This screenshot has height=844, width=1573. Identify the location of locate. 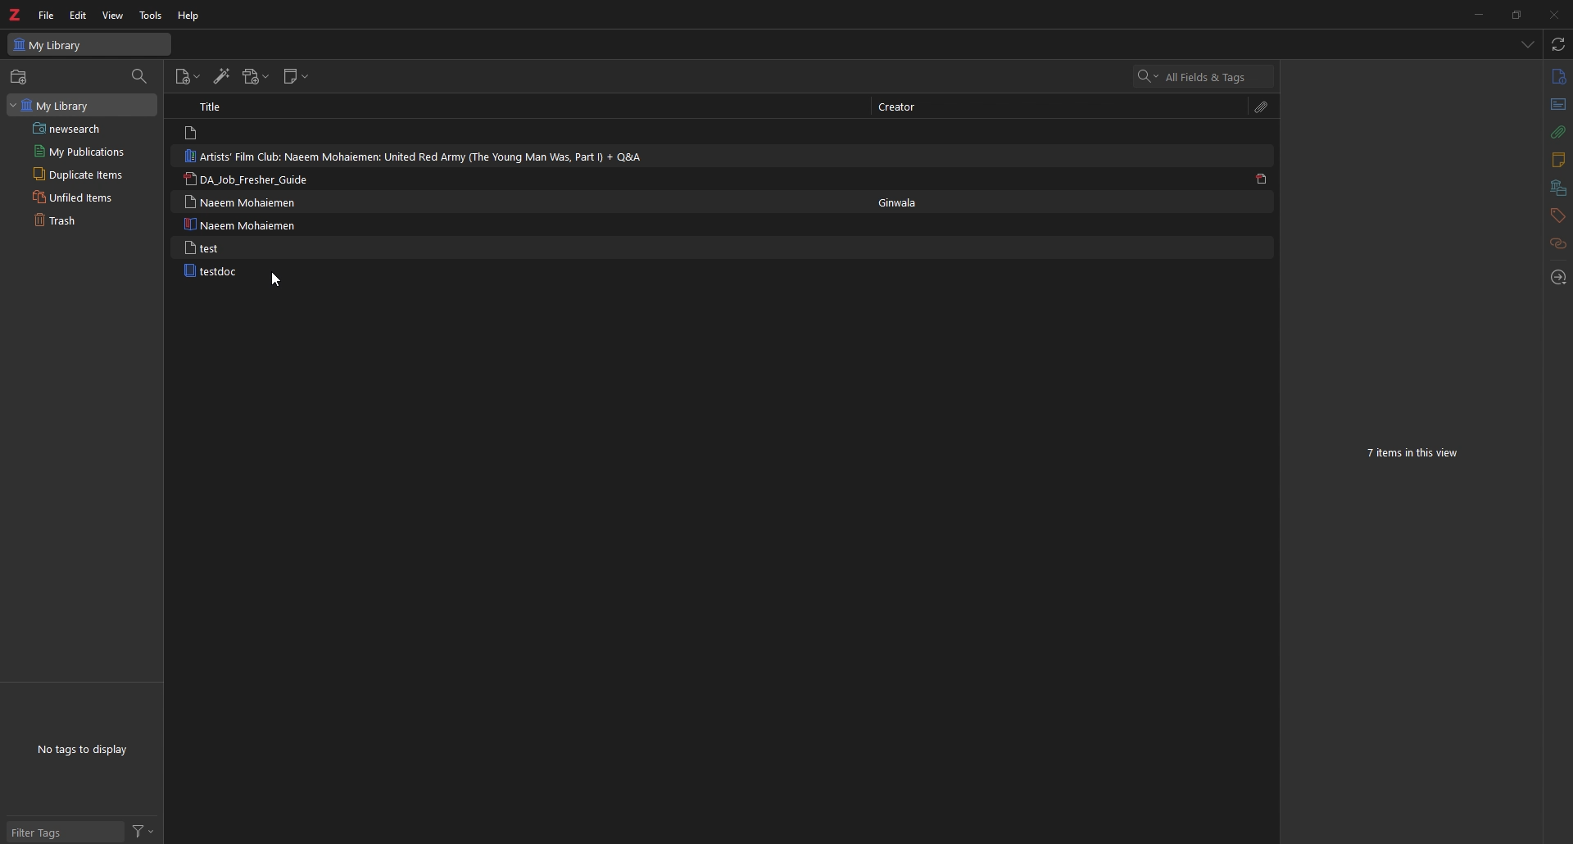
(1557, 278).